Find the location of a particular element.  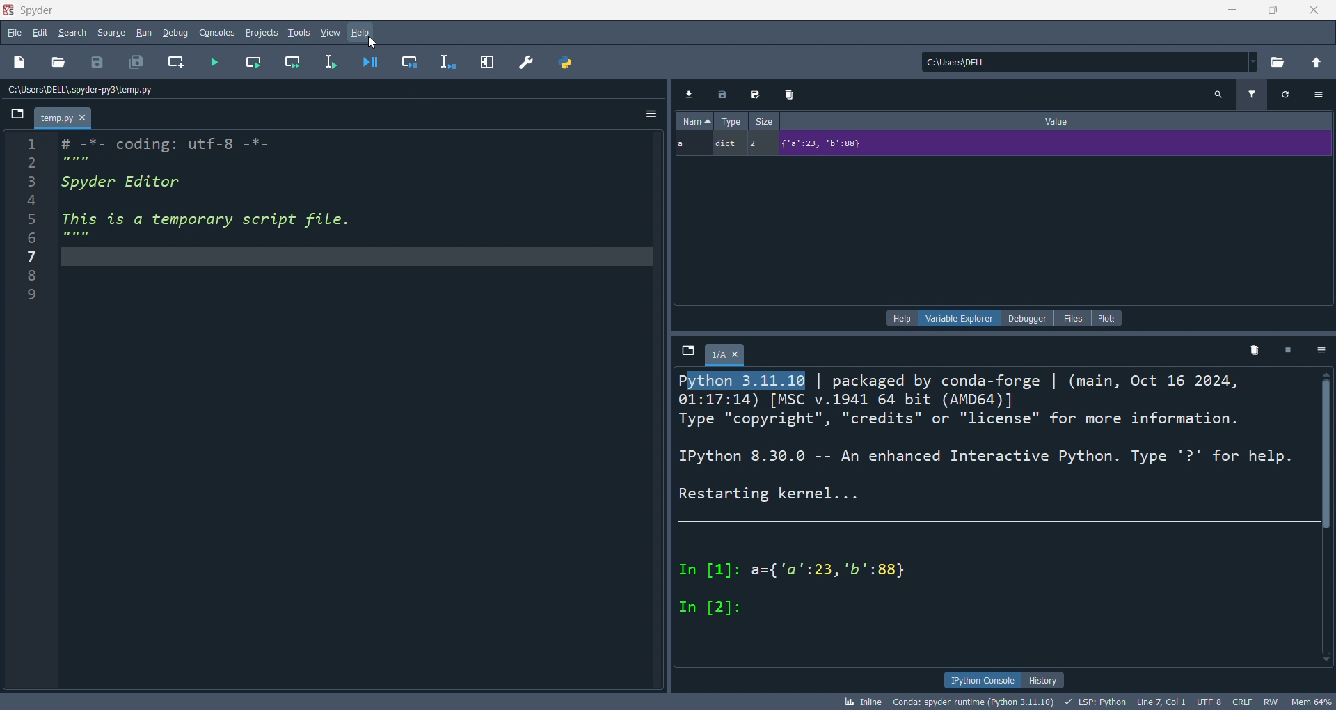

minimize is located at coordinates (1230, 10).